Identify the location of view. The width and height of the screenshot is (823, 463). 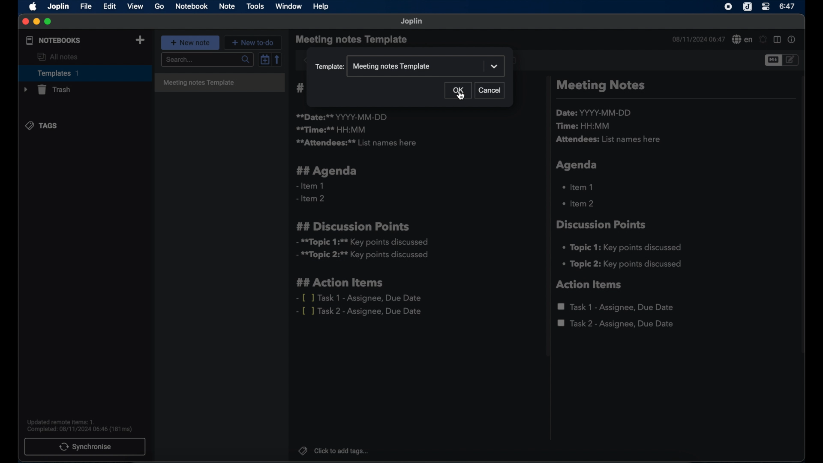
(136, 6).